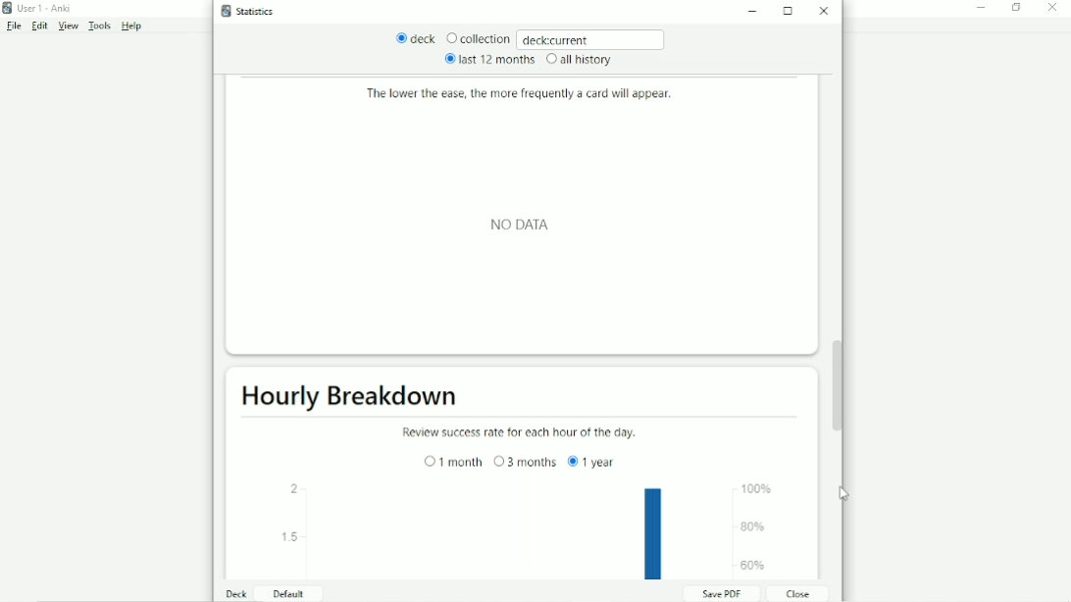  I want to click on User 1 - Anki, so click(44, 8).